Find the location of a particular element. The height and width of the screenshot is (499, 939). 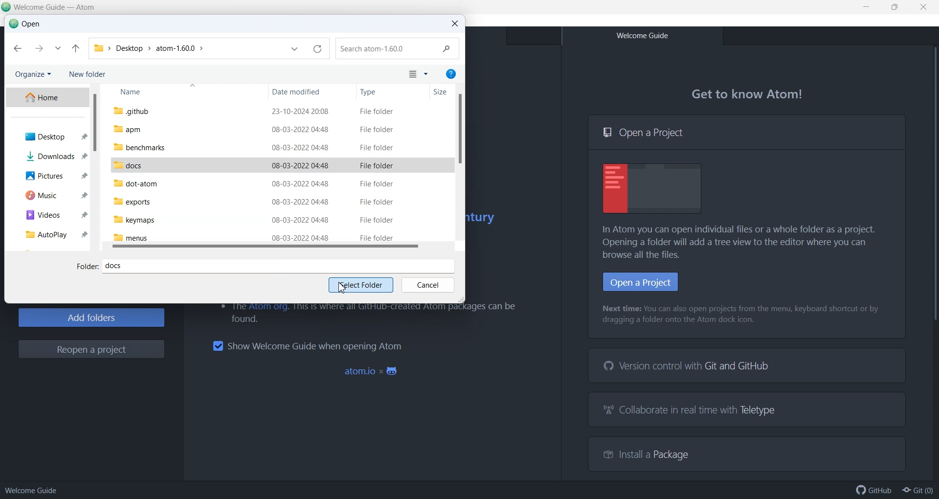

23-10-2024 20:08 is located at coordinates (302, 112).